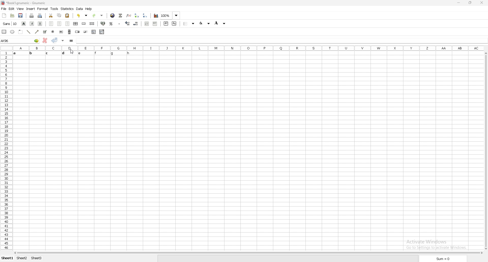  Describe the element at coordinates (4, 16) in the screenshot. I see `new` at that location.